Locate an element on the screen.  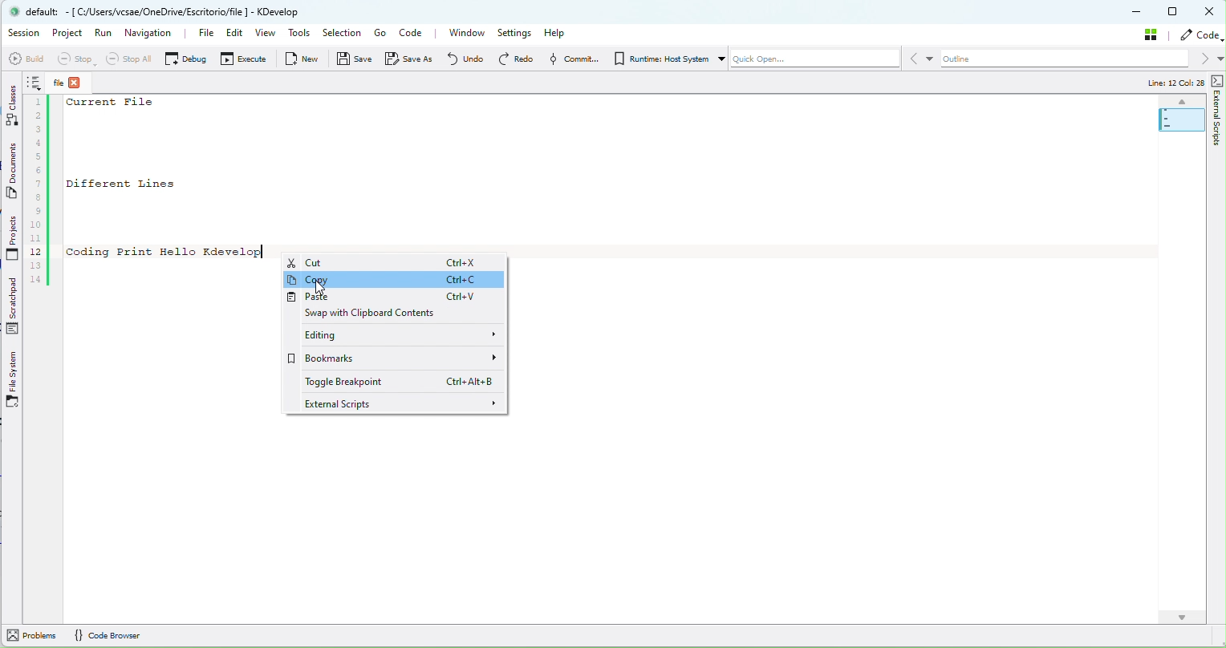
View is located at coordinates (267, 34).